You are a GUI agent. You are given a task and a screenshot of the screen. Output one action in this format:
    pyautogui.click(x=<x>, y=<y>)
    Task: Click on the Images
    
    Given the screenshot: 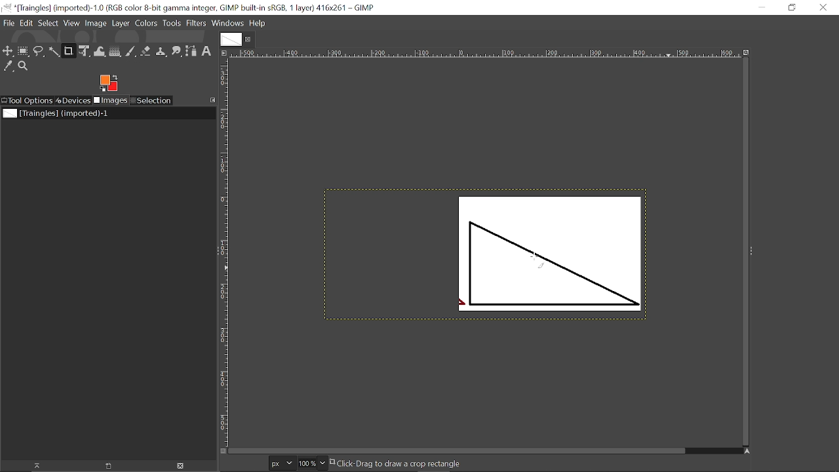 What is the action you would take?
    pyautogui.click(x=110, y=100)
    